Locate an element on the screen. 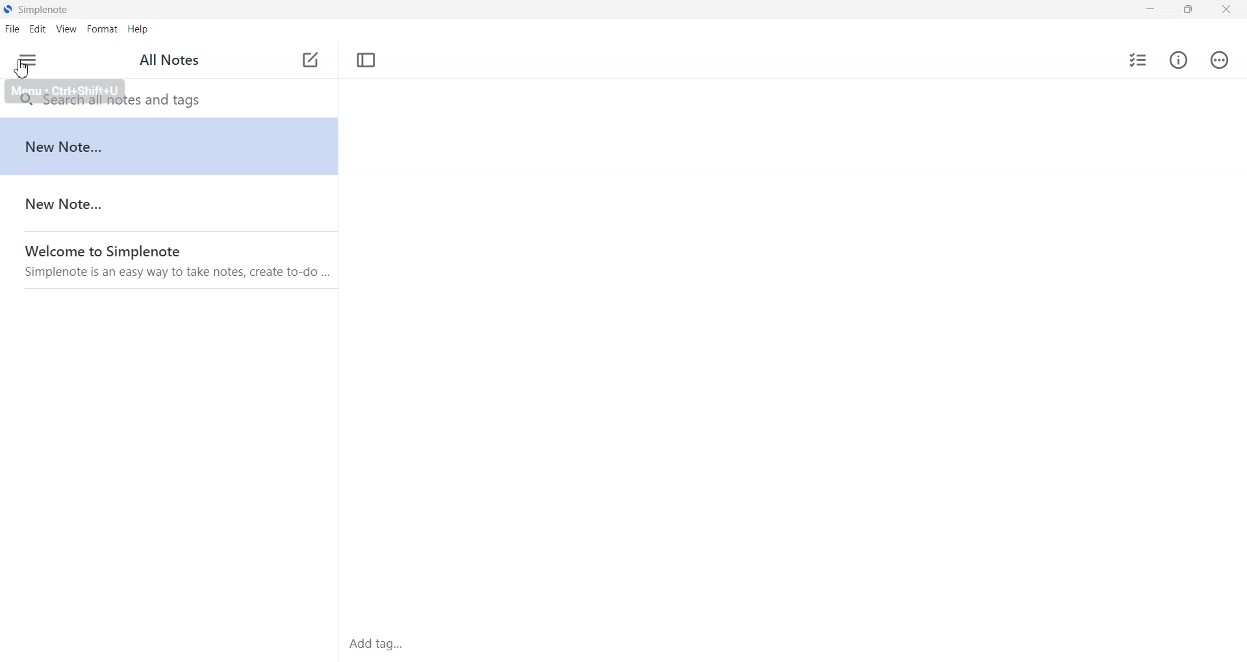  Maximize is located at coordinates (1189, 10).